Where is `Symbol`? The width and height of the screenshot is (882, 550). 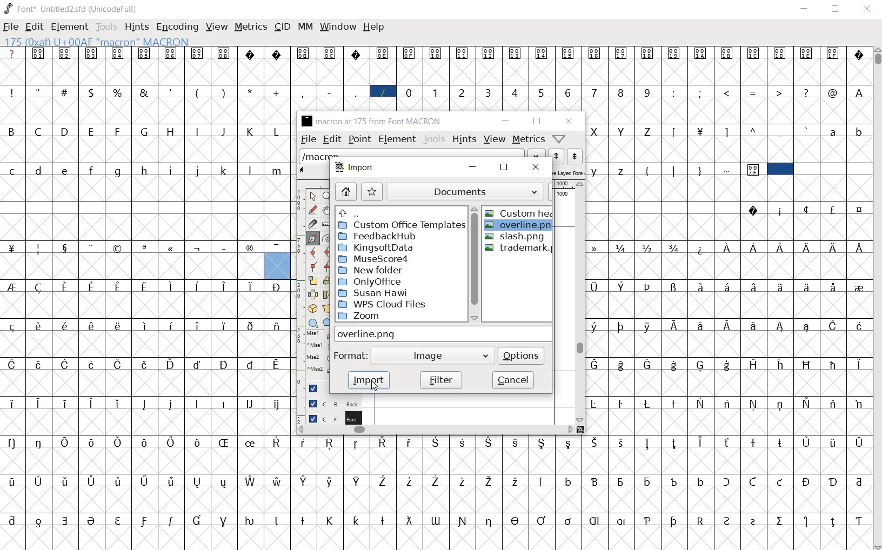
Symbol is located at coordinates (66, 248).